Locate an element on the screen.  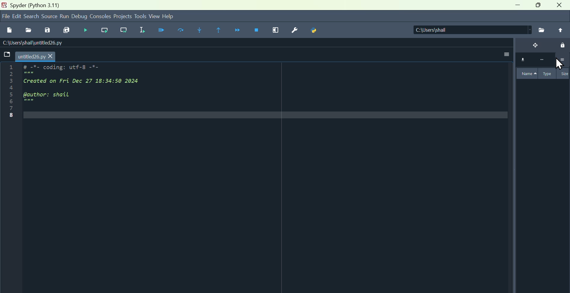
Debug file is located at coordinates (160, 30).